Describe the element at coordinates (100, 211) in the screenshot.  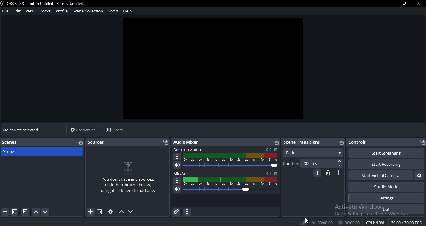
I see `delete` at that location.